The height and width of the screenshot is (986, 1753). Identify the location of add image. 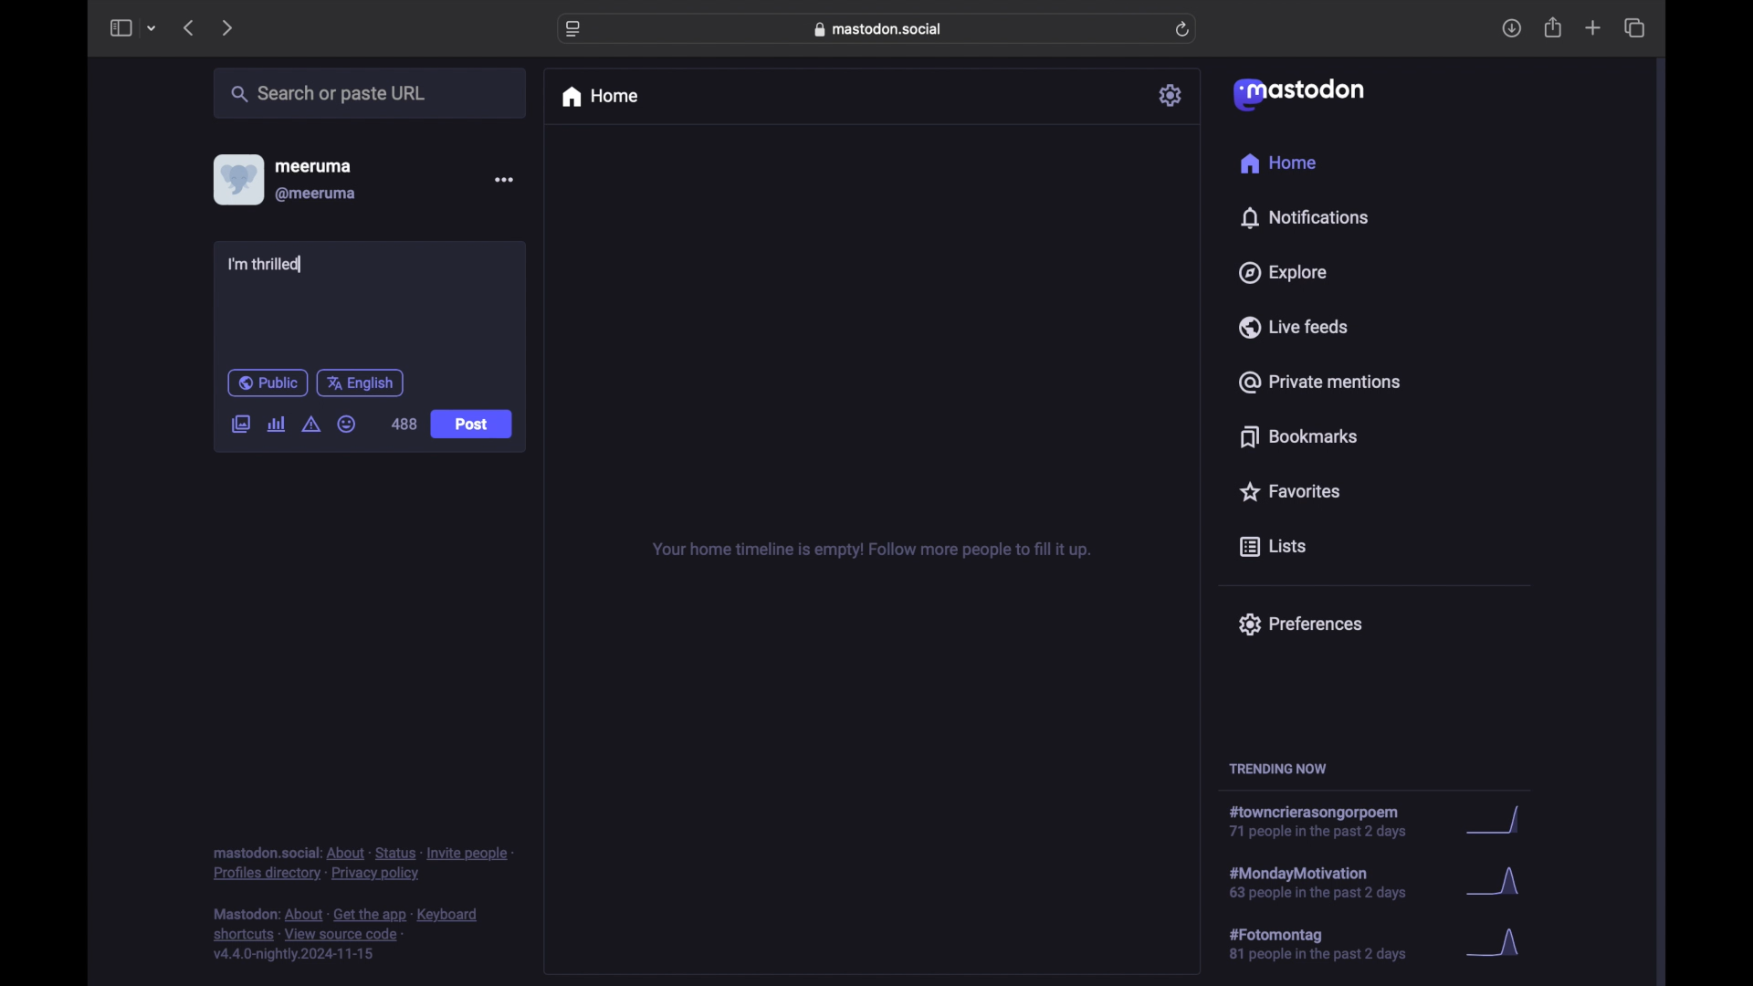
(240, 425).